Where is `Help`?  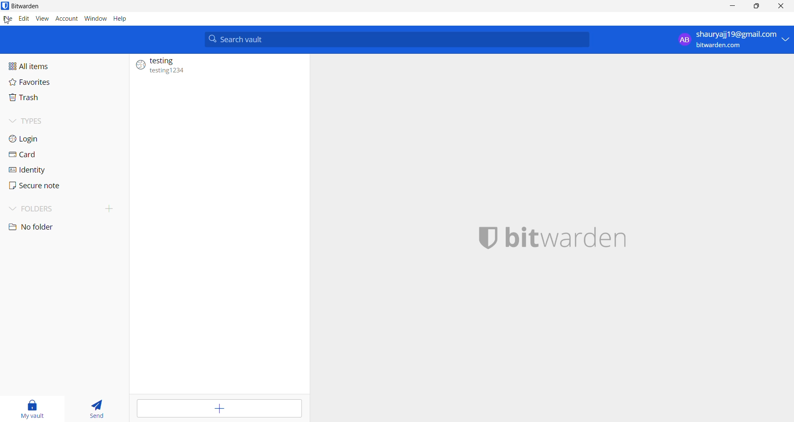 Help is located at coordinates (121, 19).